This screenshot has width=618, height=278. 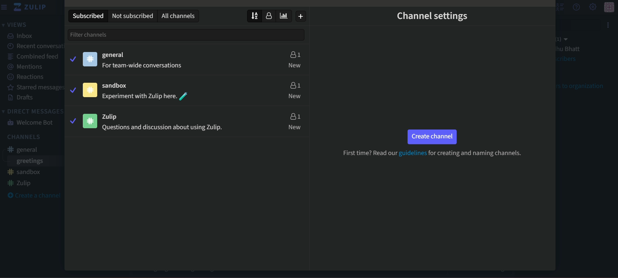 What do you see at coordinates (15, 24) in the screenshot?
I see `views` at bounding box center [15, 24].